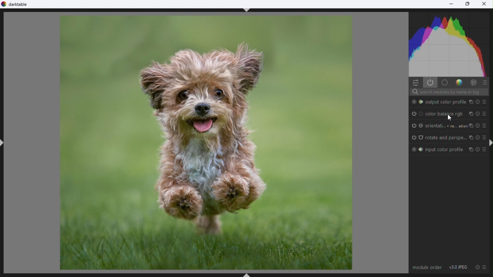 The height and width of the screenshot is (277, 493). What do you see at coordinates (458, 268) in the screenshot?
I see `v3.0 JPEG` at bounding box center [458, 268].